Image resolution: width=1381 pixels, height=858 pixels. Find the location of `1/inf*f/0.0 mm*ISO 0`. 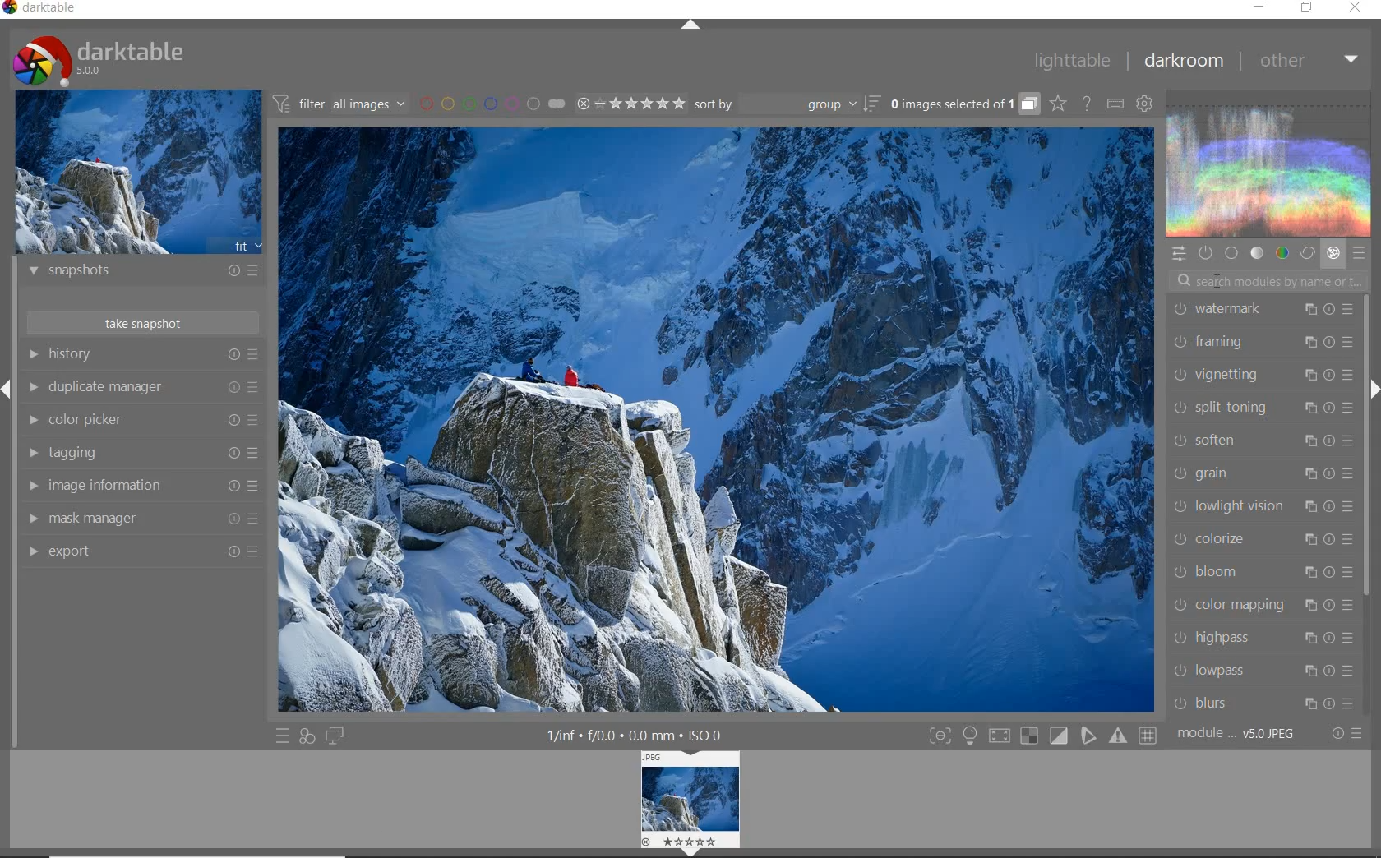

1/inf*f/0.0 mm*ISO 0 is located at coordinates (640, 735).